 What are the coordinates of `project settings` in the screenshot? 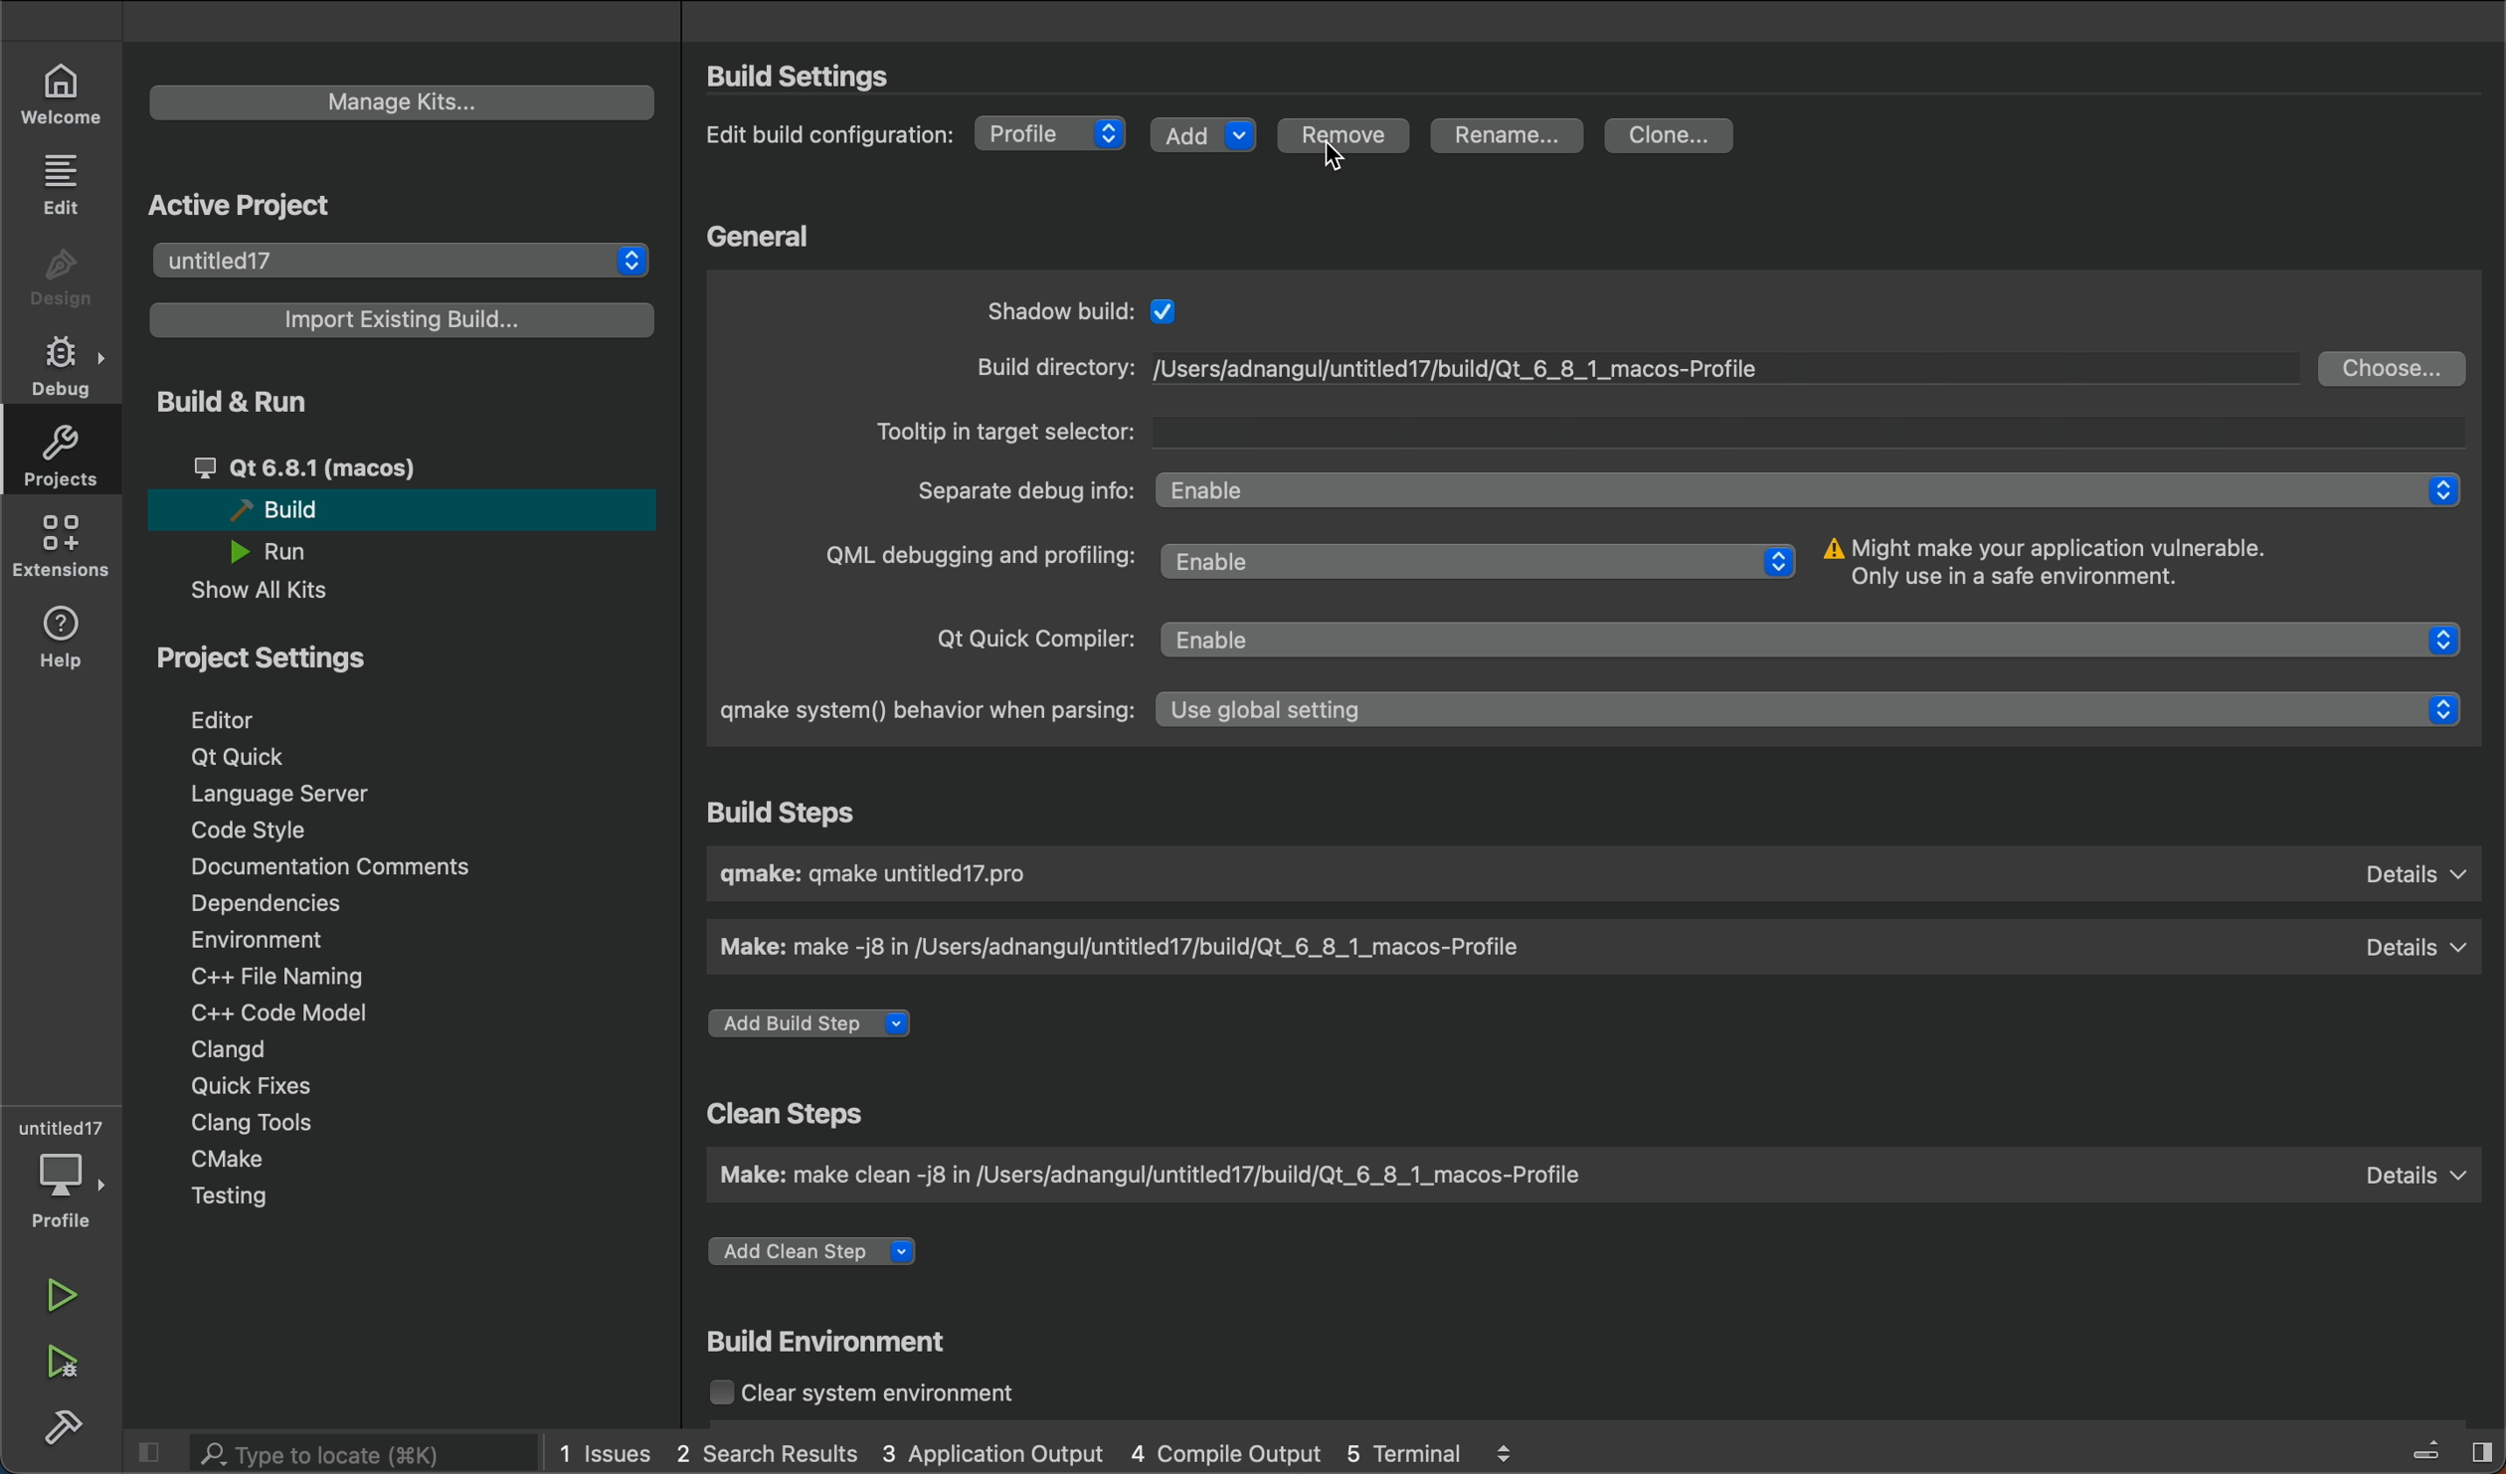 It's located at (413, 658).